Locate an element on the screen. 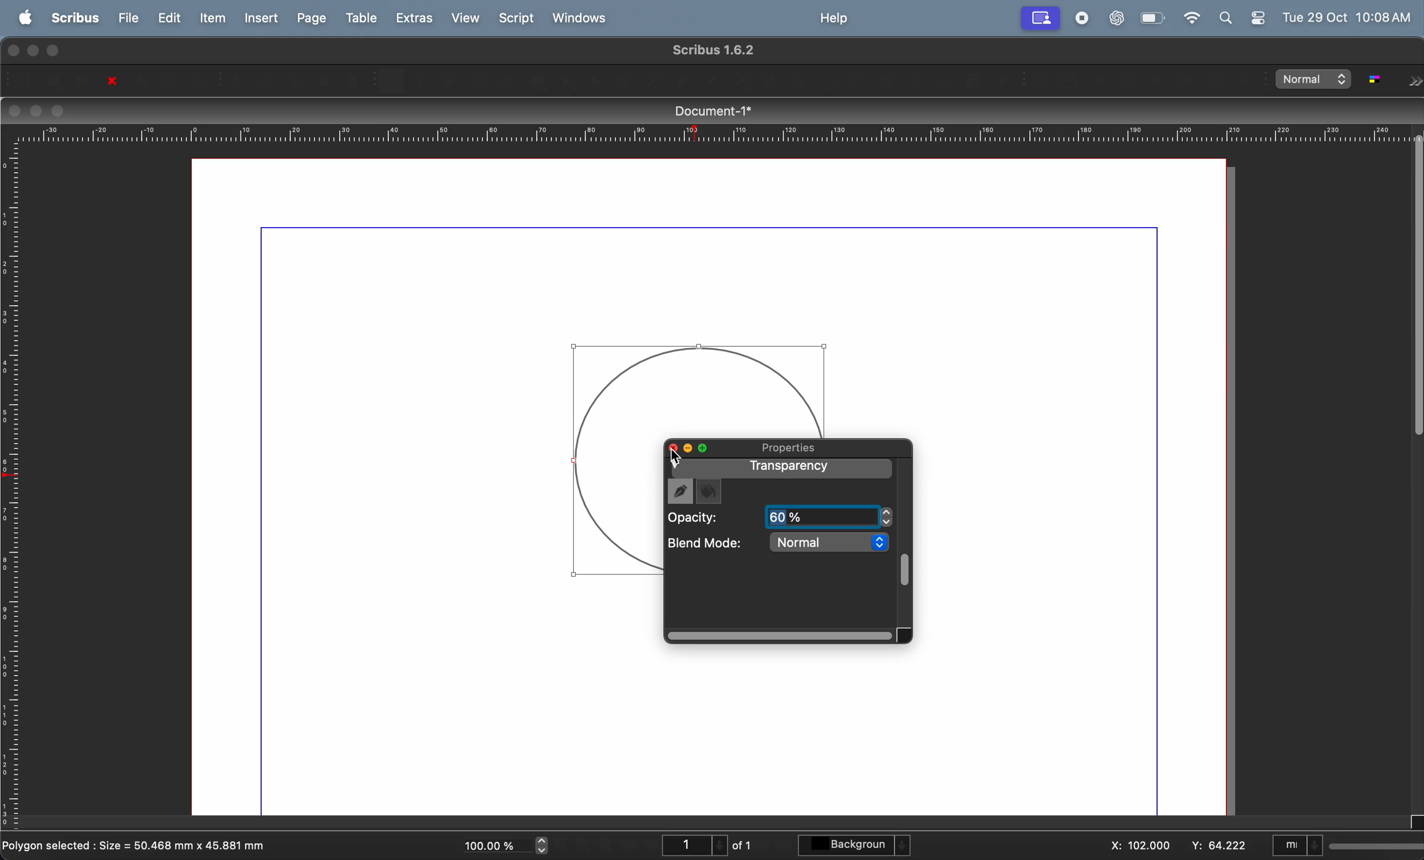  insert is located at coordinates (258, 19).